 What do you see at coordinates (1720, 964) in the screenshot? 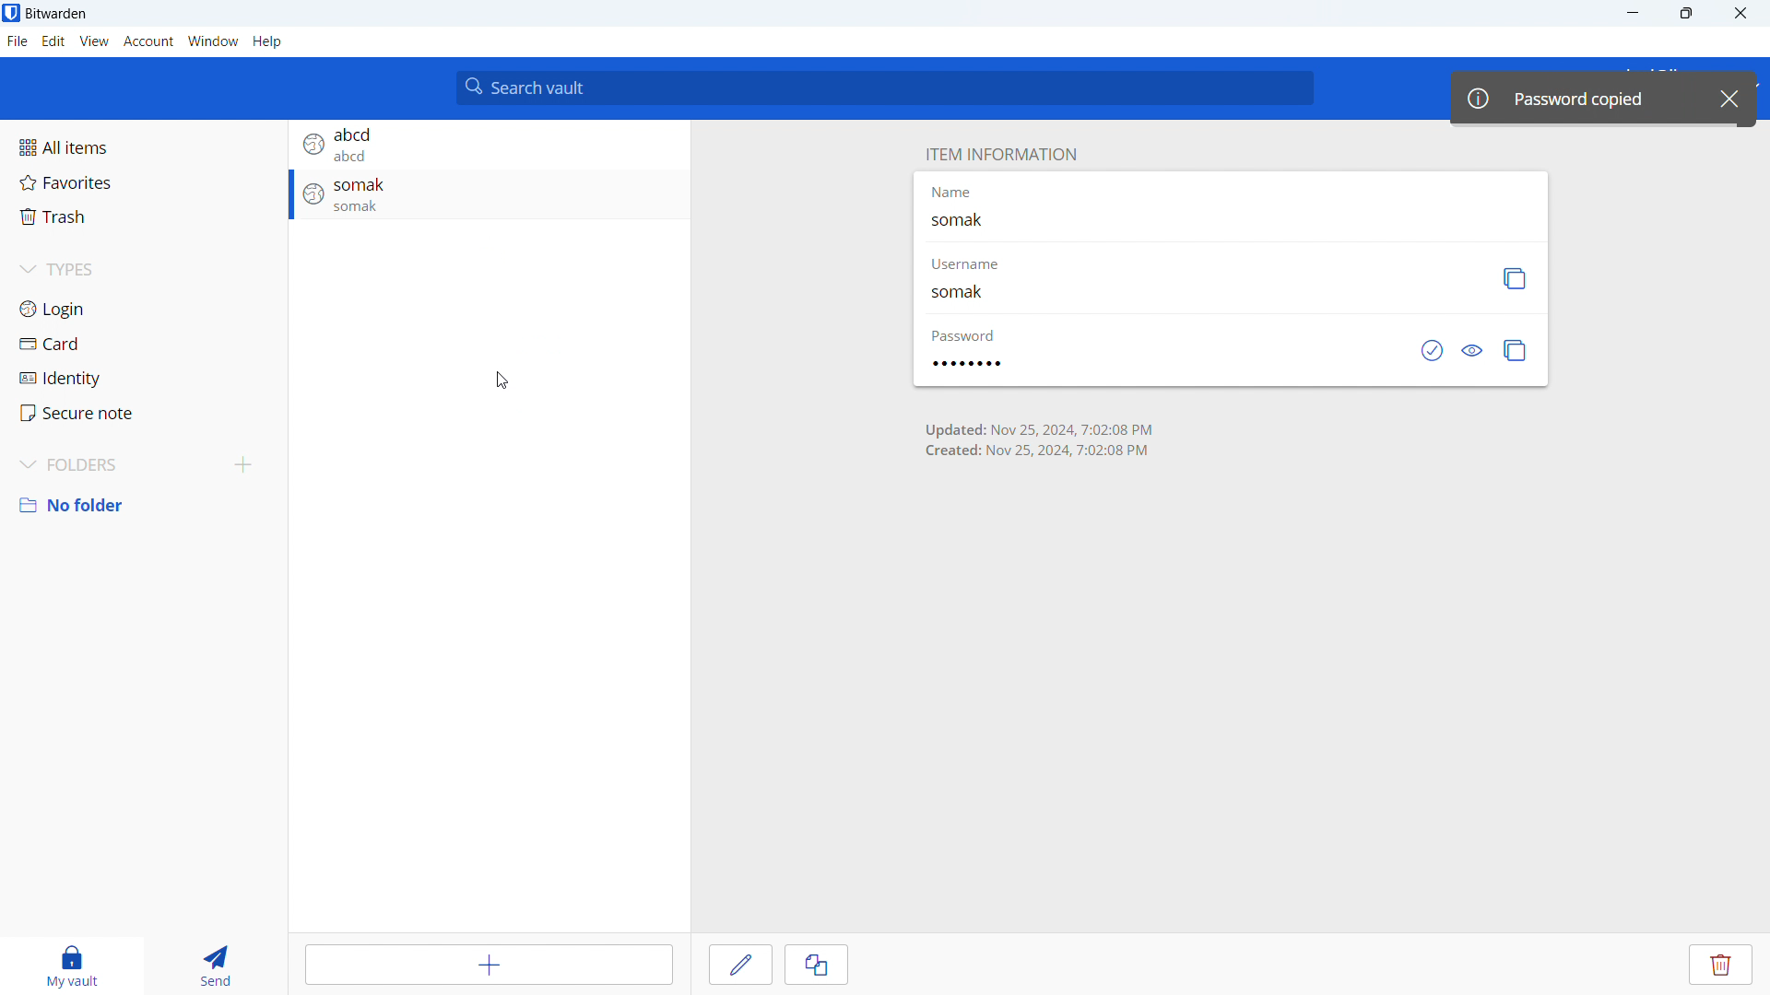
I see `delete entry` at bounding box center [1720, 964].